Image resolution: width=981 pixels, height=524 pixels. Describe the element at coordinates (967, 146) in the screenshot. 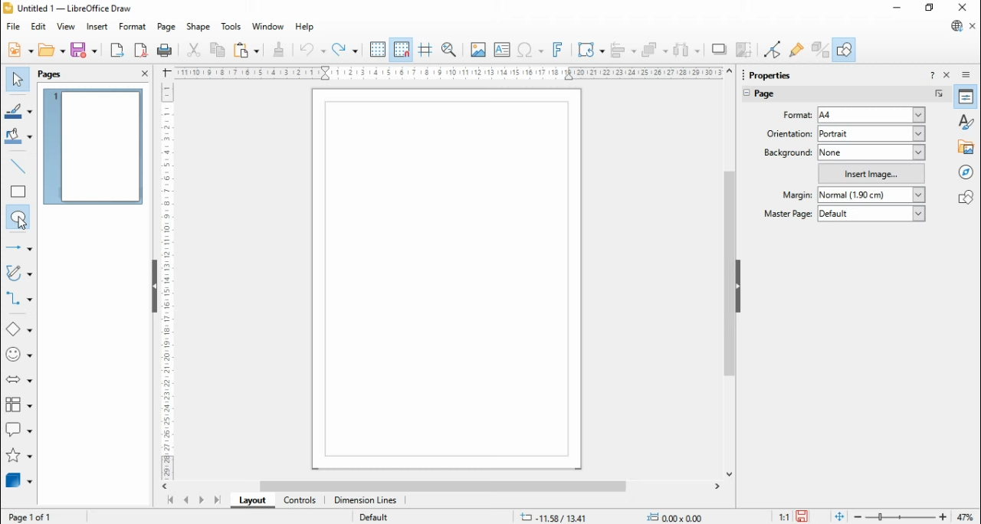

I see `gallery` at that location.